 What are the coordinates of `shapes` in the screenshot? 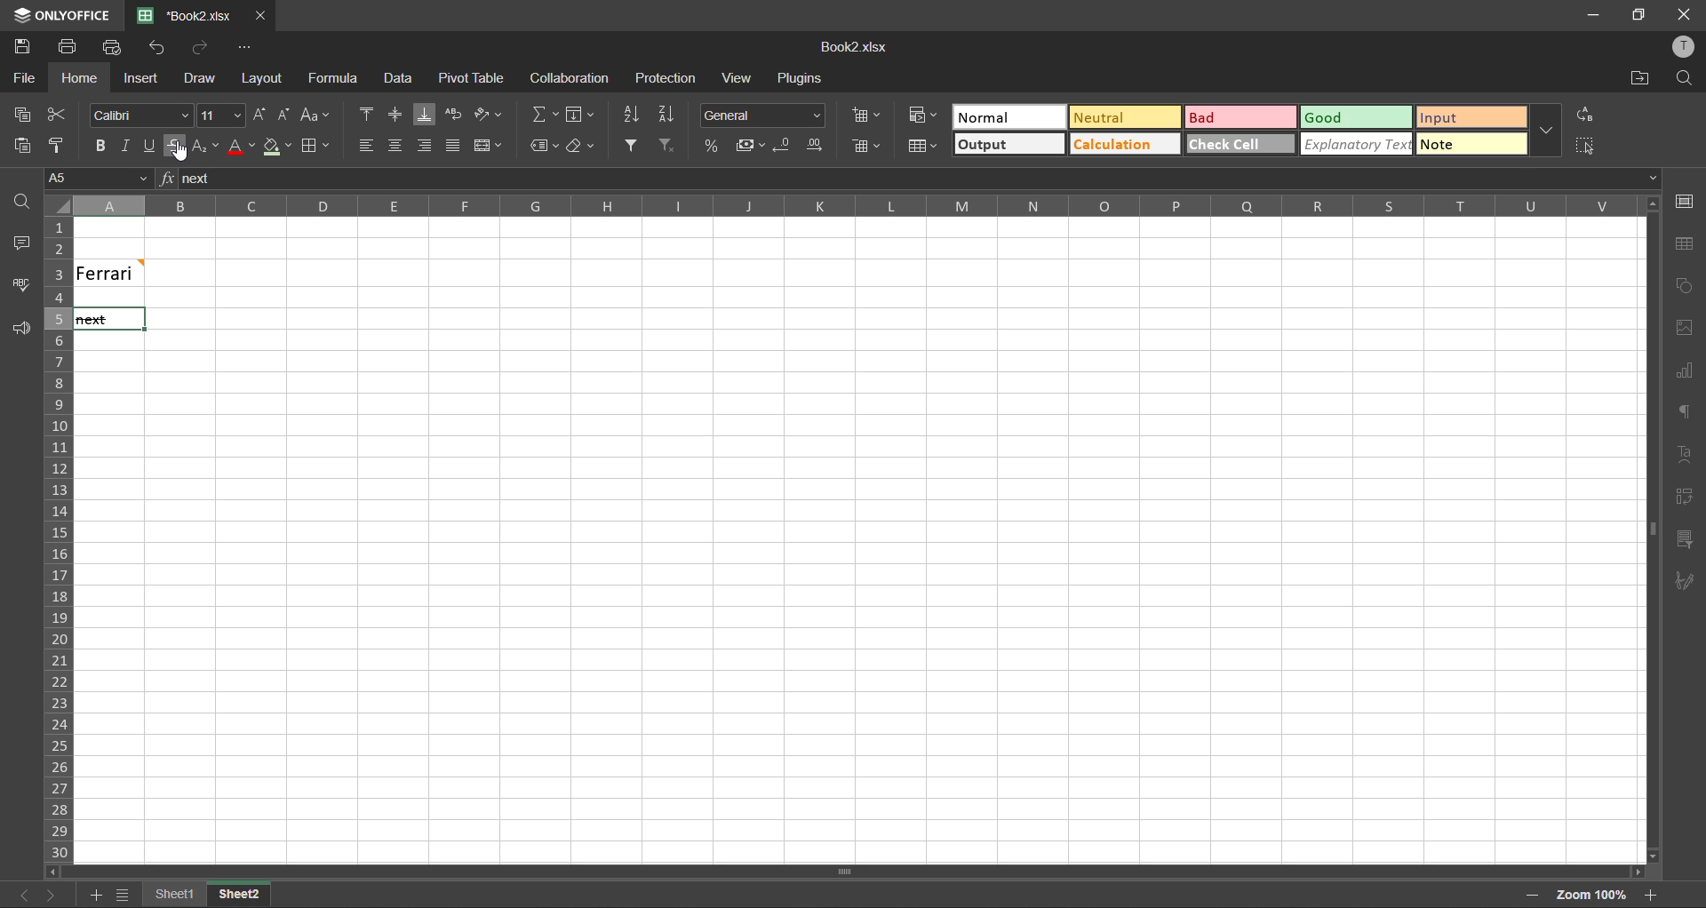 It's located at (1686, 287).